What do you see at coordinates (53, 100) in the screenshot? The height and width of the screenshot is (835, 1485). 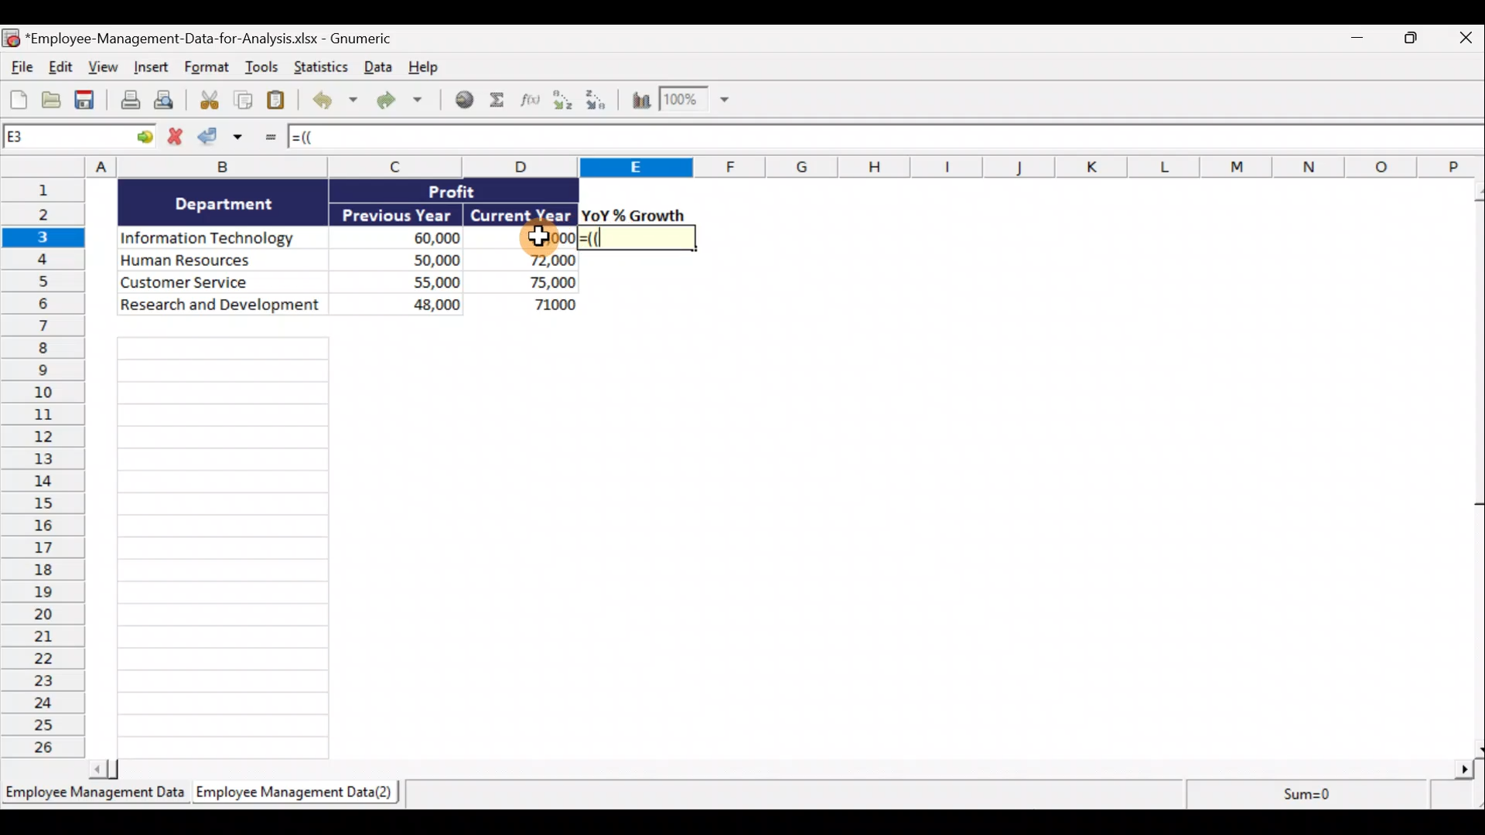 I see `Open a file` at bounding box center [53, 100].